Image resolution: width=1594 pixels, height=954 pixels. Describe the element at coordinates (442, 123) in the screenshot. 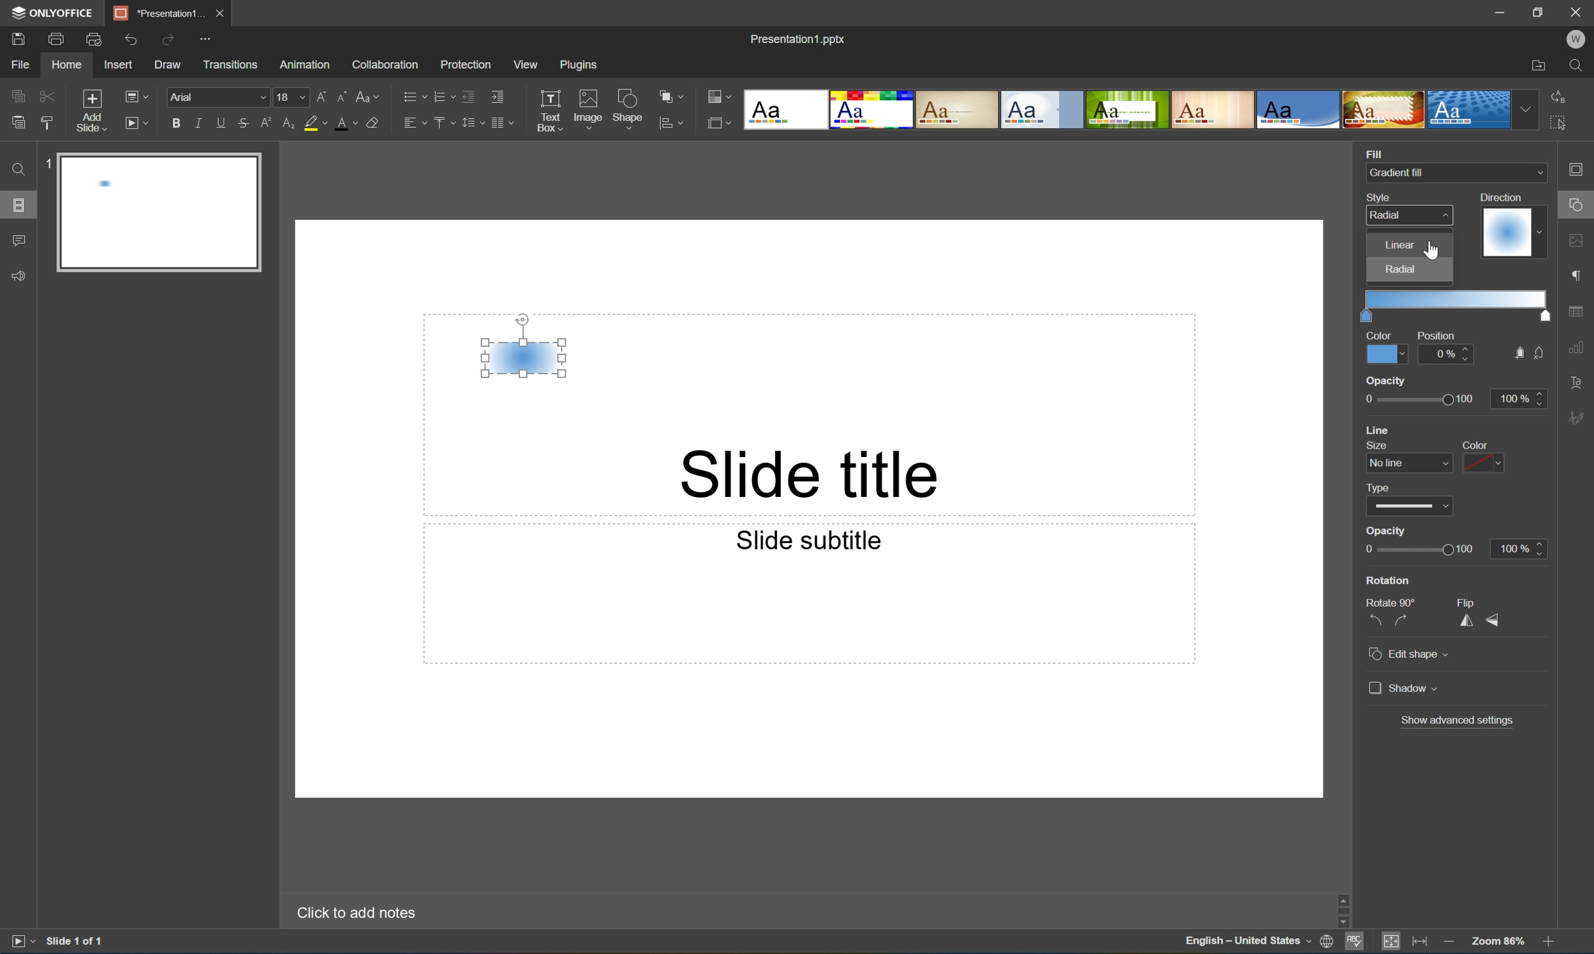

I see `Vertical align` at that location.